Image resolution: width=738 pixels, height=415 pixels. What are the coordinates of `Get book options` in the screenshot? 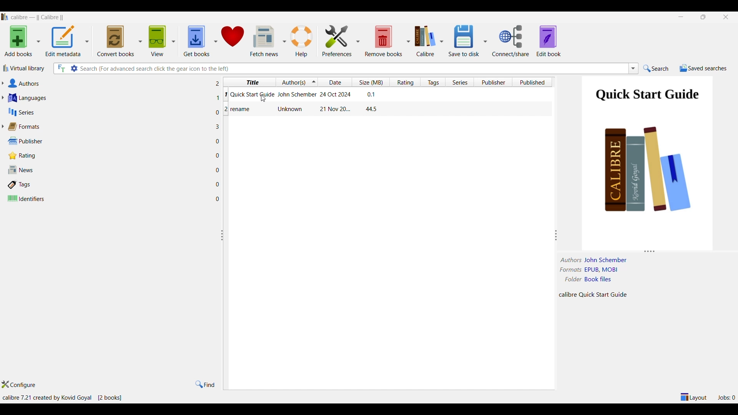 It's located at (215, 41).